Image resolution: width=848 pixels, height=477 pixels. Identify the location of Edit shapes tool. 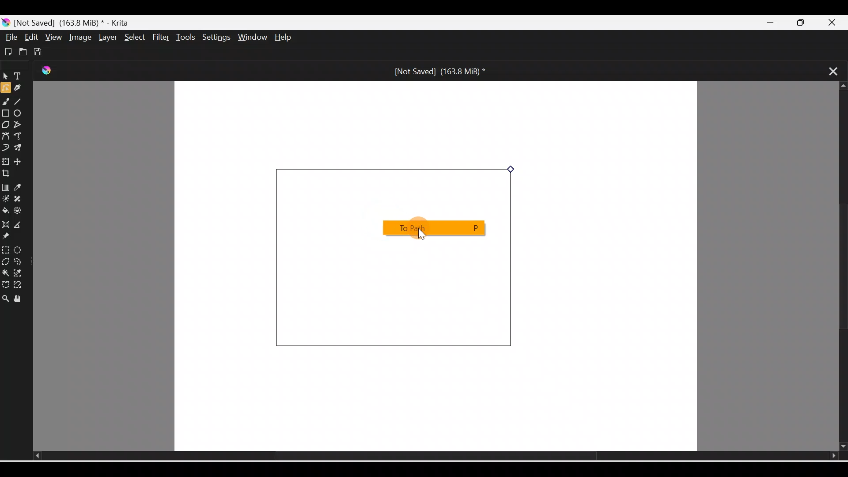
(5, 89).